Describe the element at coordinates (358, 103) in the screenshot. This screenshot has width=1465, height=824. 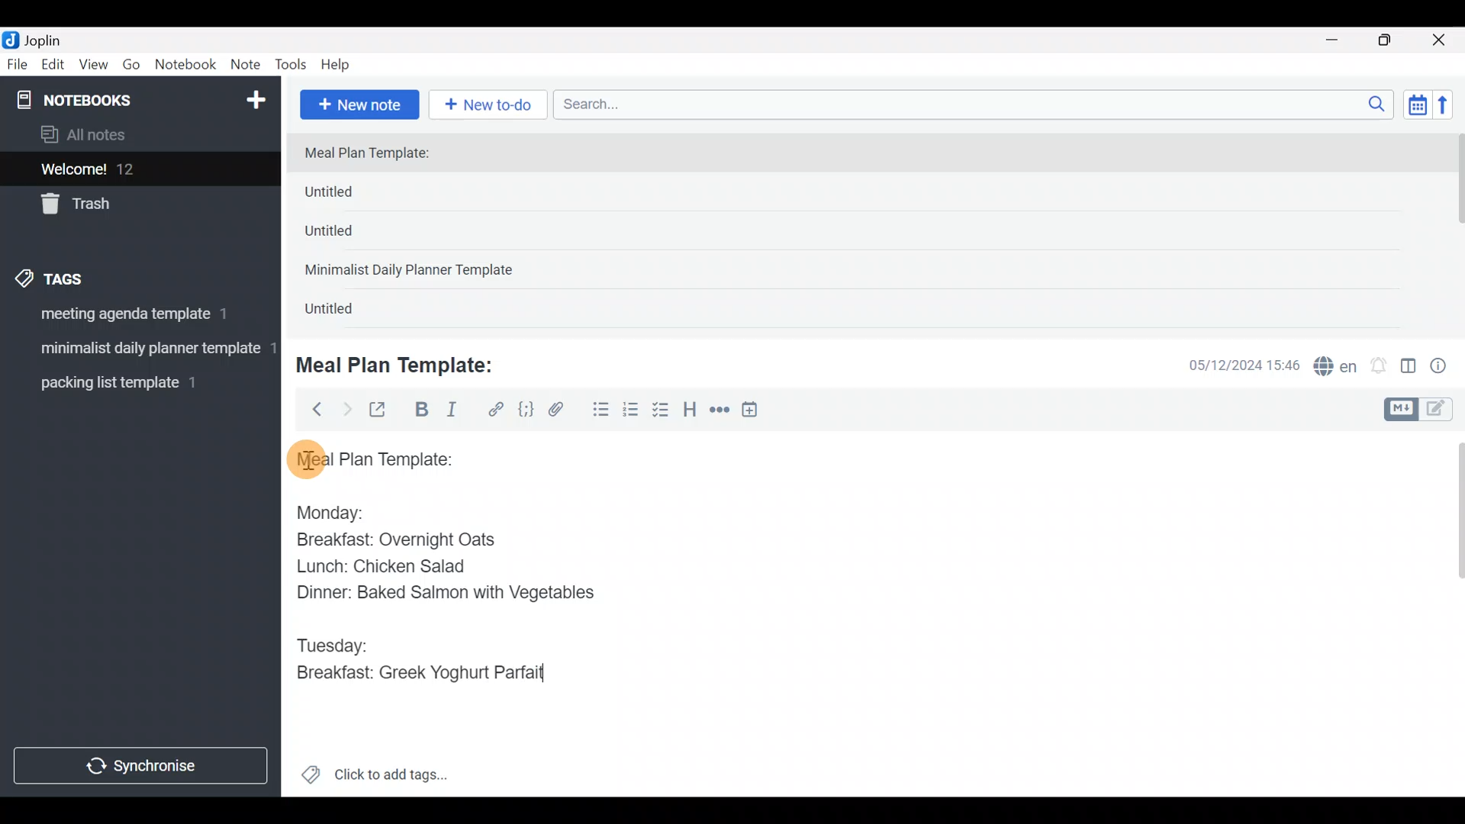
I see `New note` at that location.